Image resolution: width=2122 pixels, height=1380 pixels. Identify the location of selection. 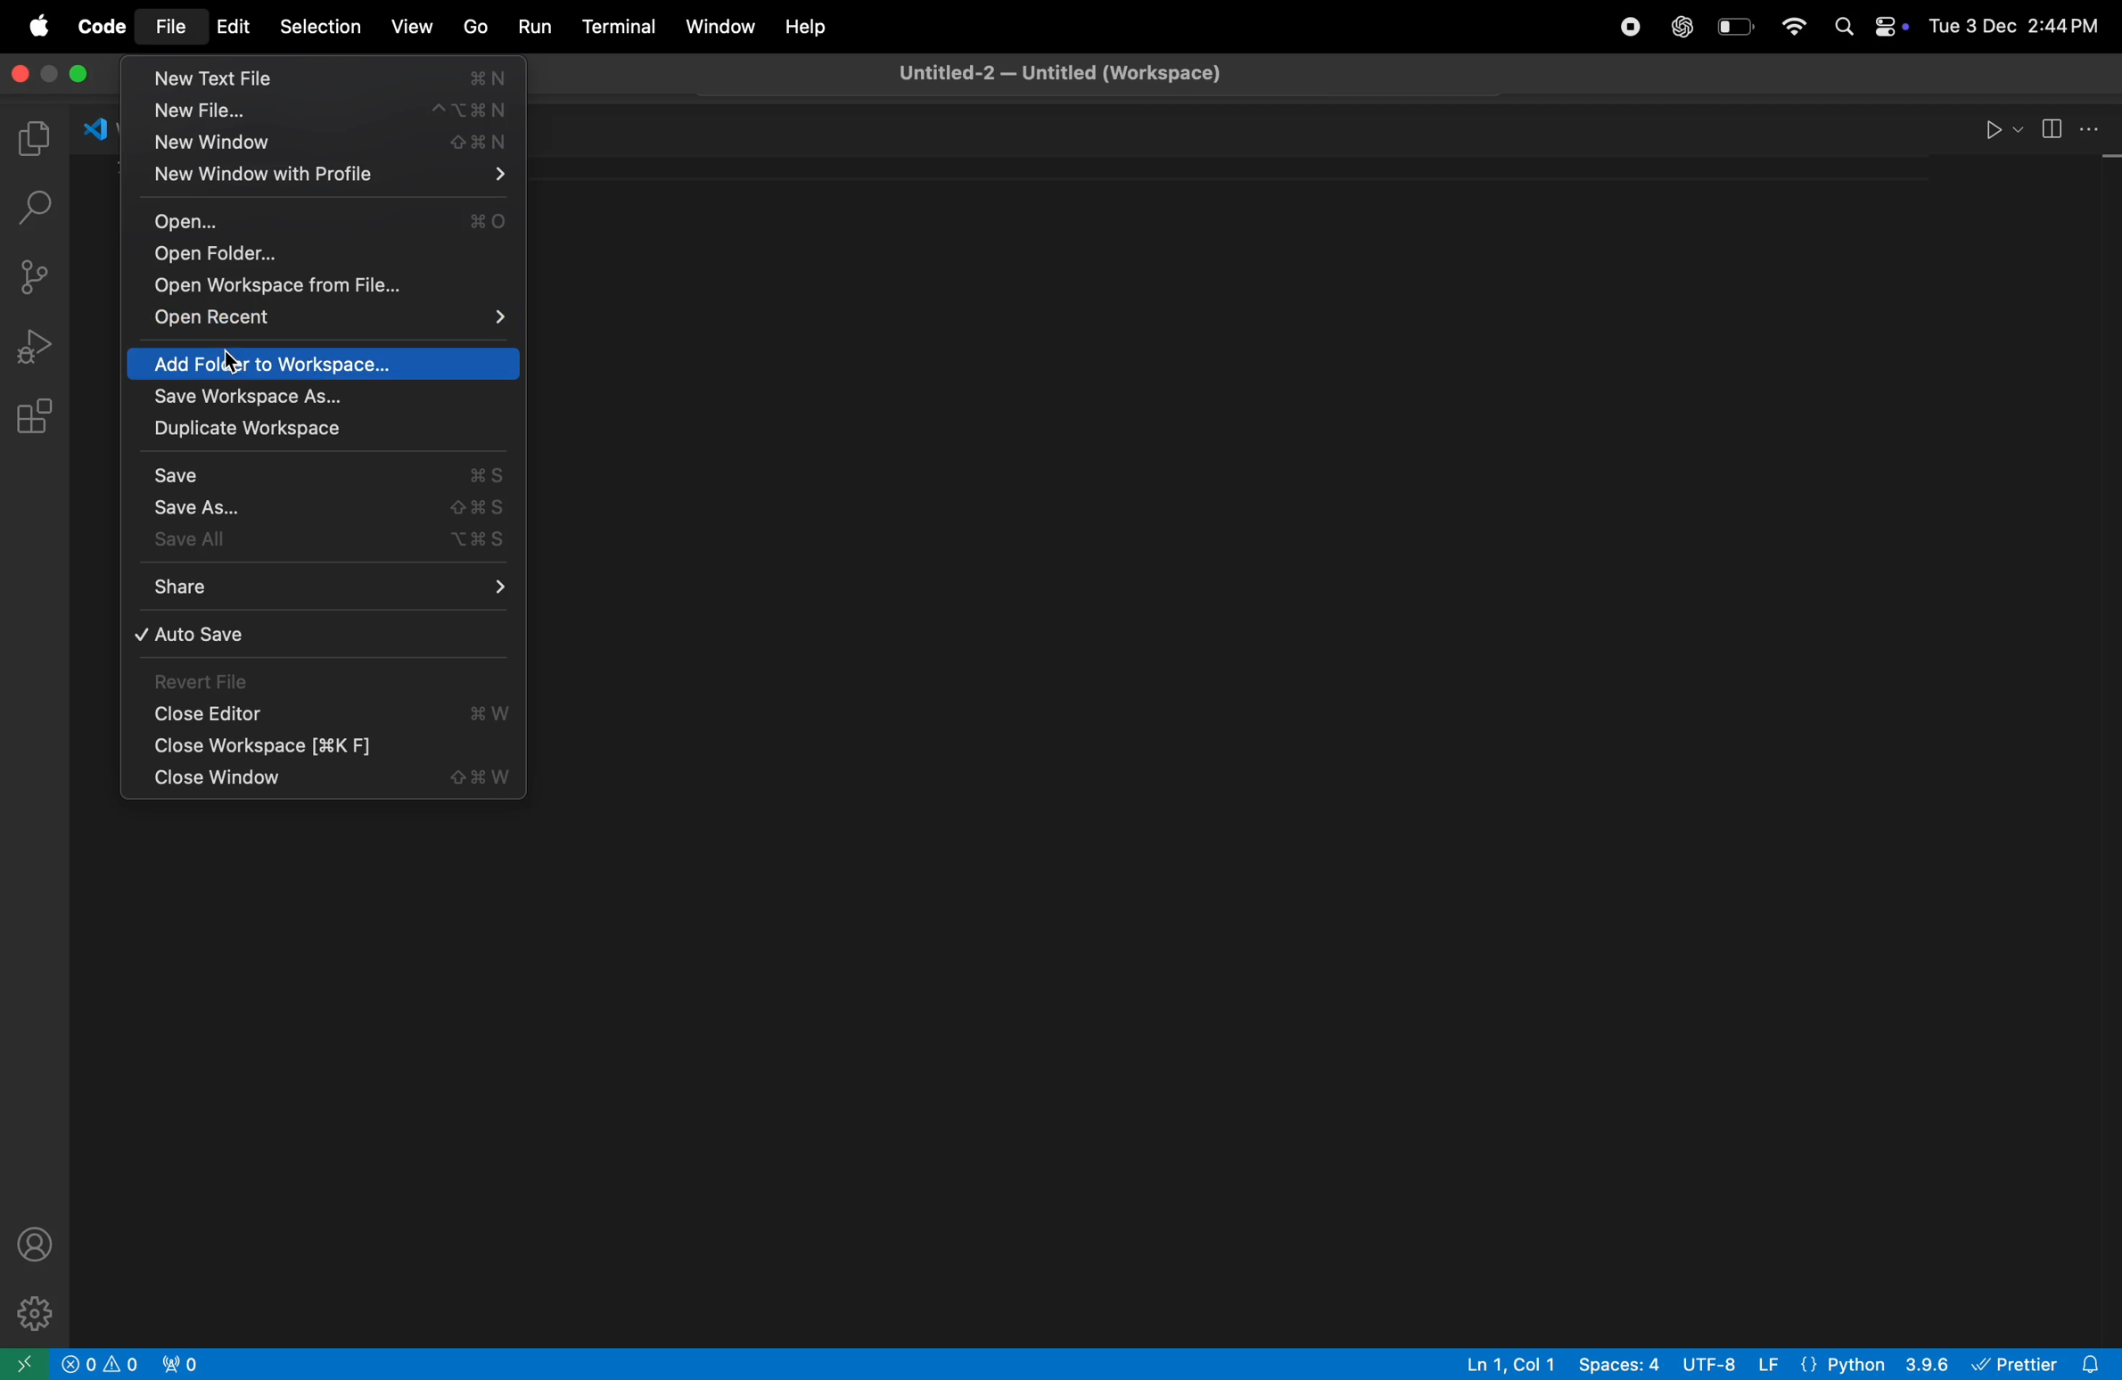
(321, 27).